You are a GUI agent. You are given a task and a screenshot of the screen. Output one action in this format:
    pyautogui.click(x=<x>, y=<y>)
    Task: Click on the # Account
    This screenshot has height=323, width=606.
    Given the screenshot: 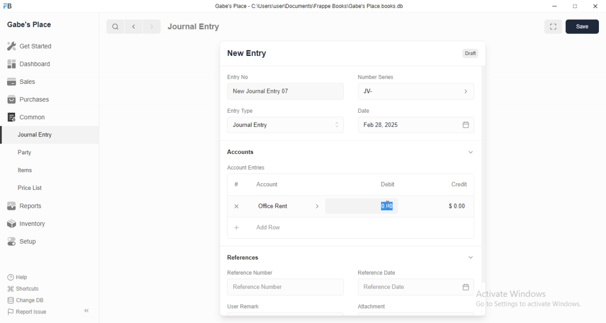 What is the action you would take?
    pyautogui.click(x=255, y=185)
    